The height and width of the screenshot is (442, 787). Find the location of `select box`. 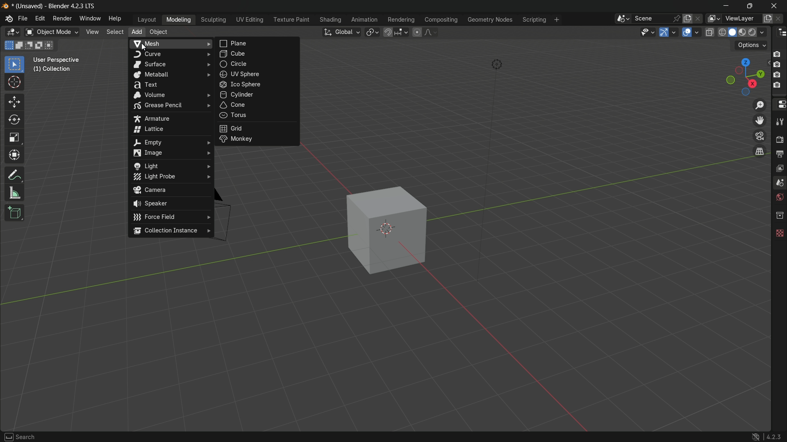

select box is located at coordinates (14, 65).